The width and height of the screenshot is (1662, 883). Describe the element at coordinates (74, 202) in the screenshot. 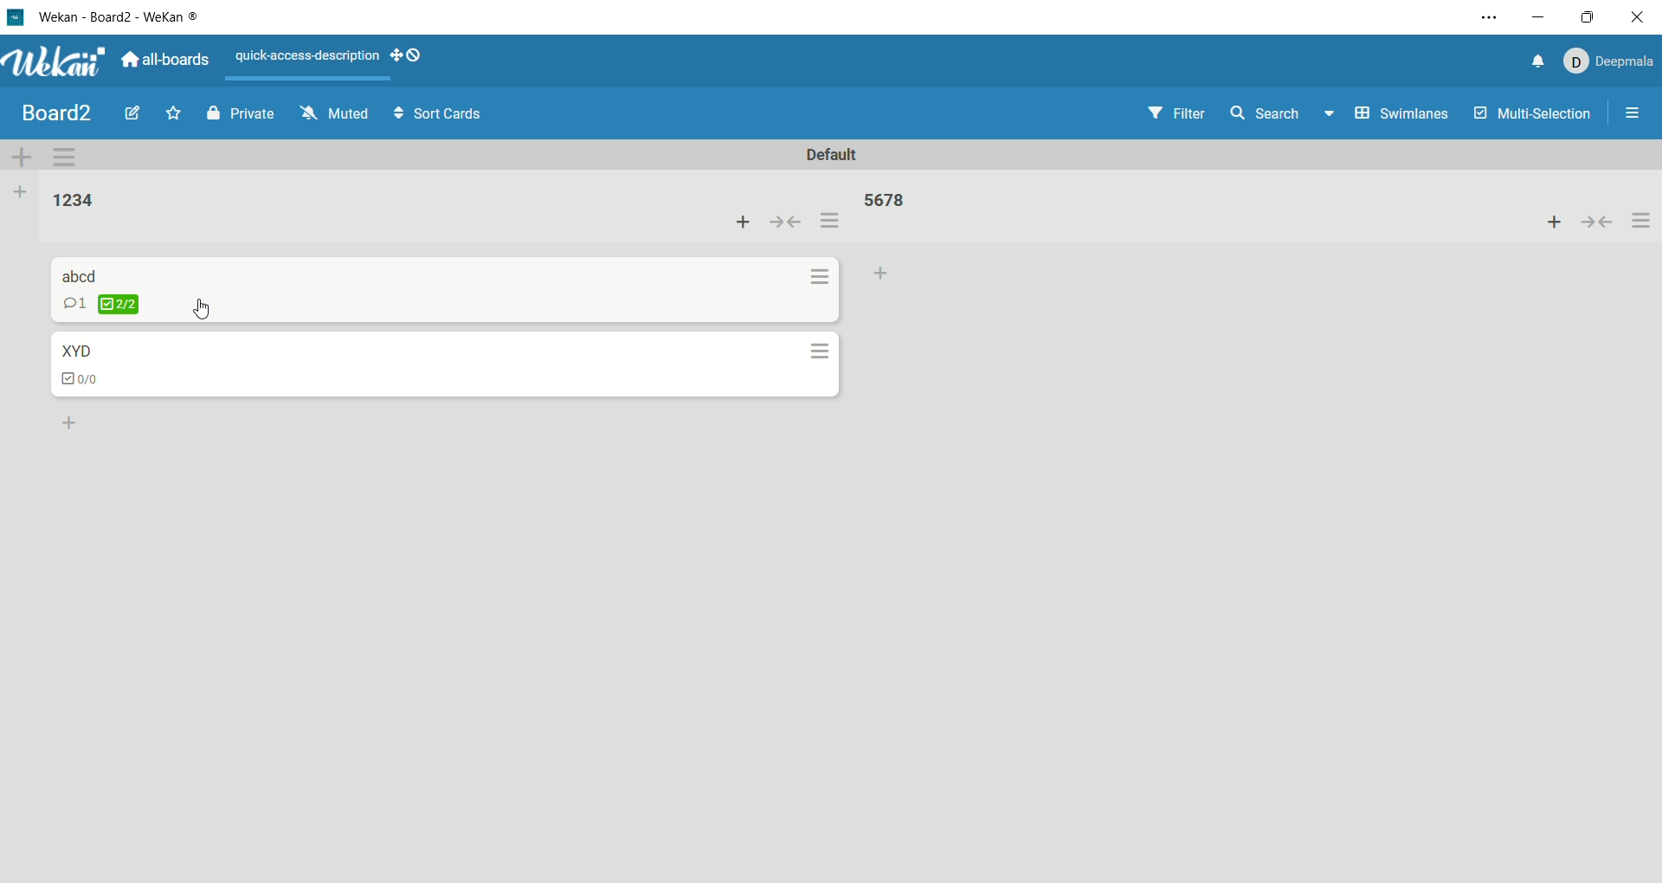

I see `list title` at that location.